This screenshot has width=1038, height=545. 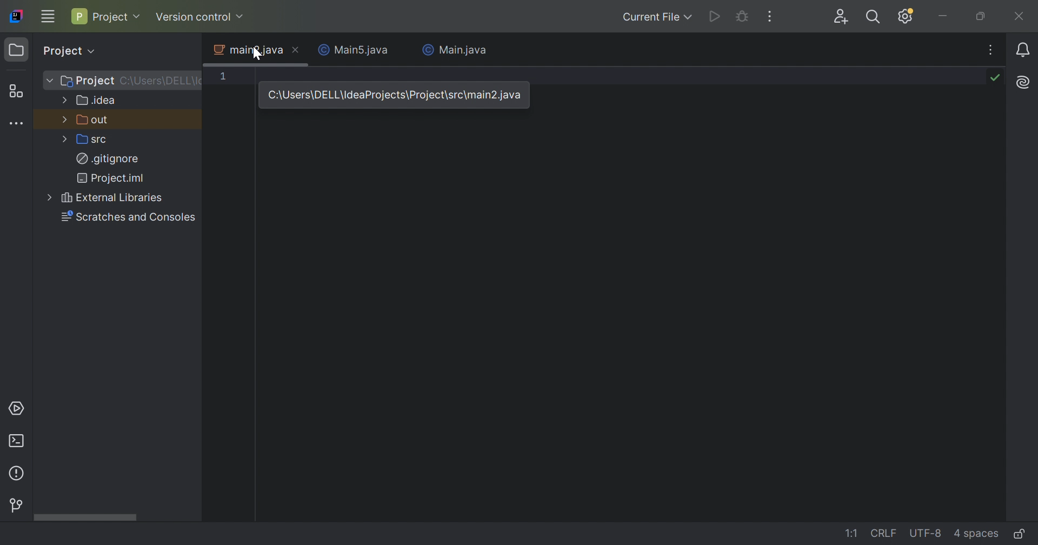 What do you see at coordinates (455, 50) in the screenshot?
I see `Main.java` at bounding box center [455, 50].